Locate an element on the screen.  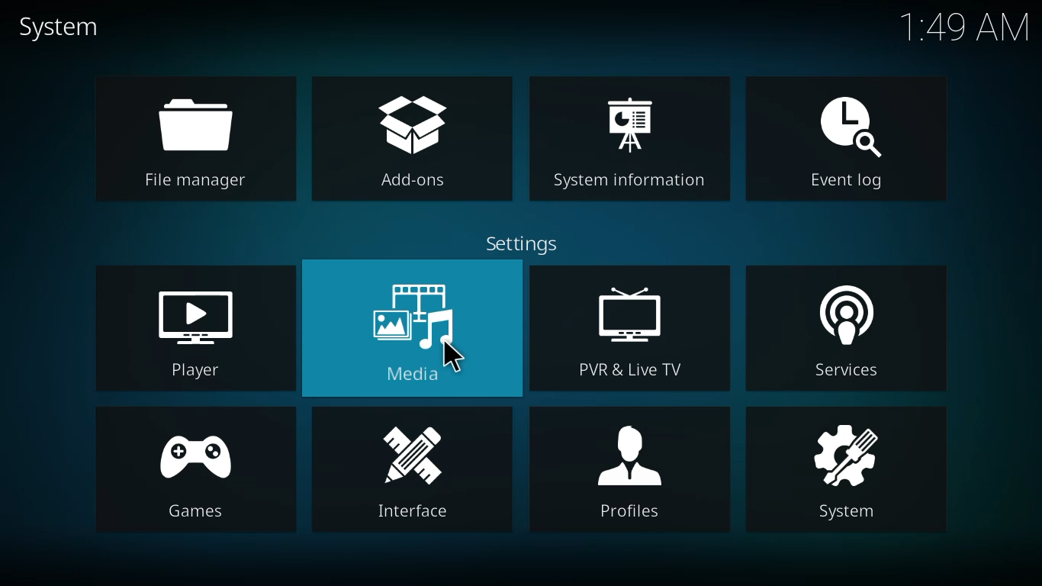
add-ons is located at coordinates (416, 142).